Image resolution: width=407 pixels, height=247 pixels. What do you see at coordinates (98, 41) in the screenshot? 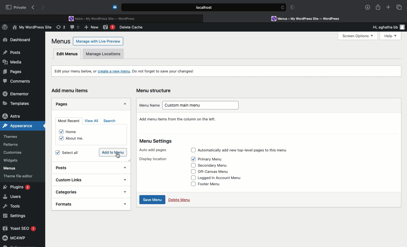
I see `Manage with Live Preview` at bounding box center [98, 41].